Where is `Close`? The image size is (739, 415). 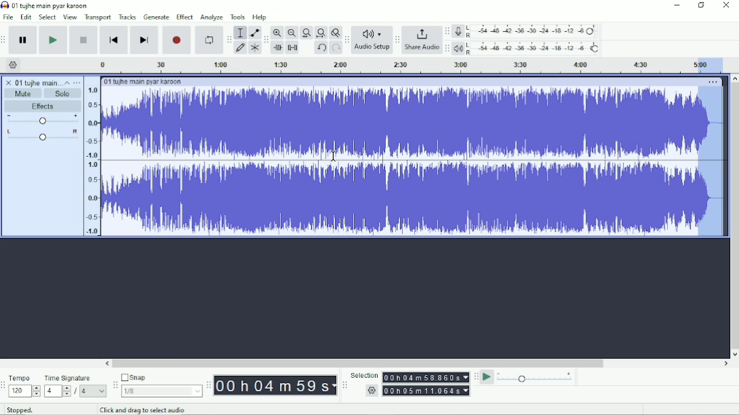 Close is located at coordinates (727, 5).